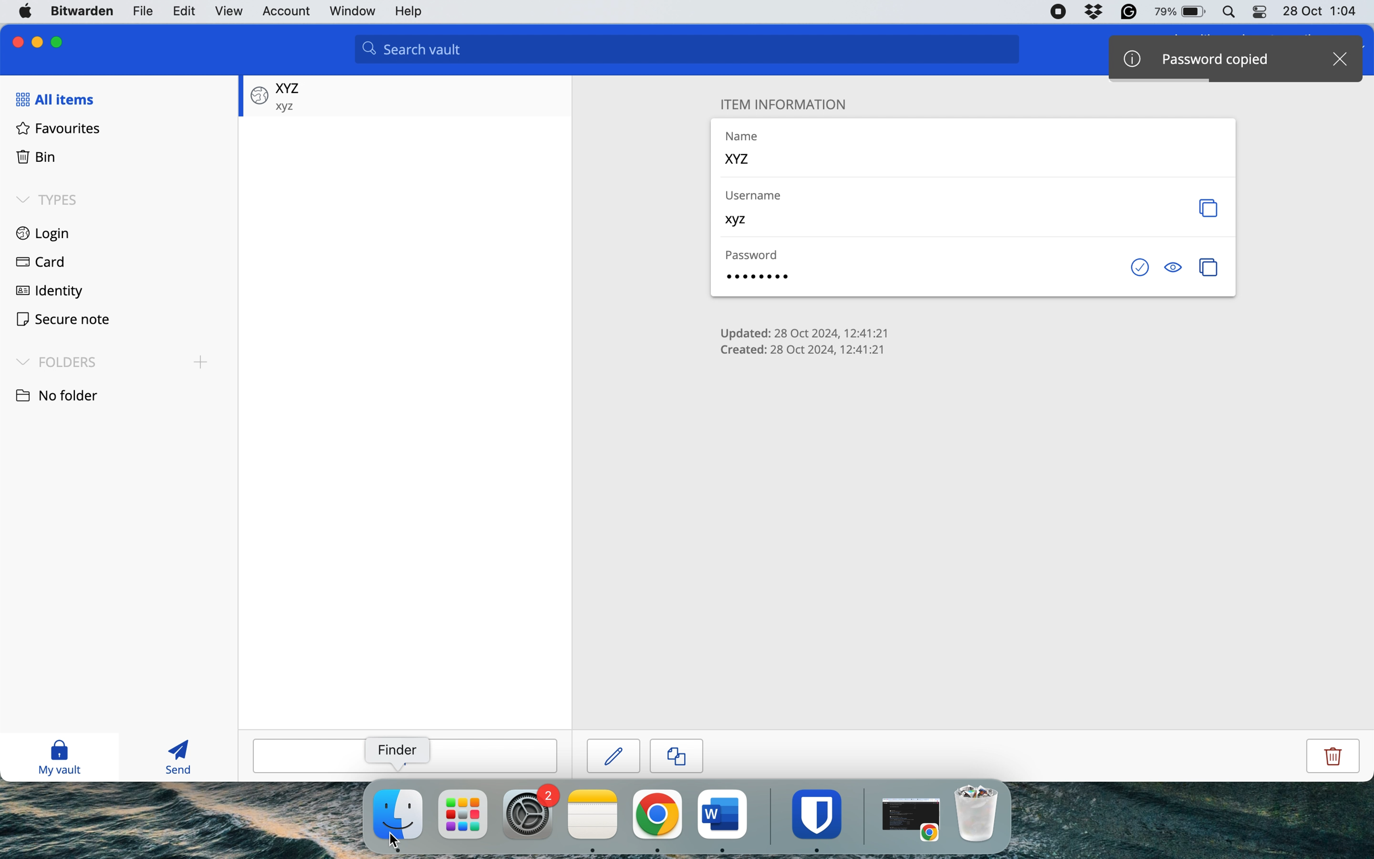 This screenshot has height=859, width=1374. What do you see at coordinates (49, 293) in the screenshot?
I see `identity` at bounding box center [49, 293].